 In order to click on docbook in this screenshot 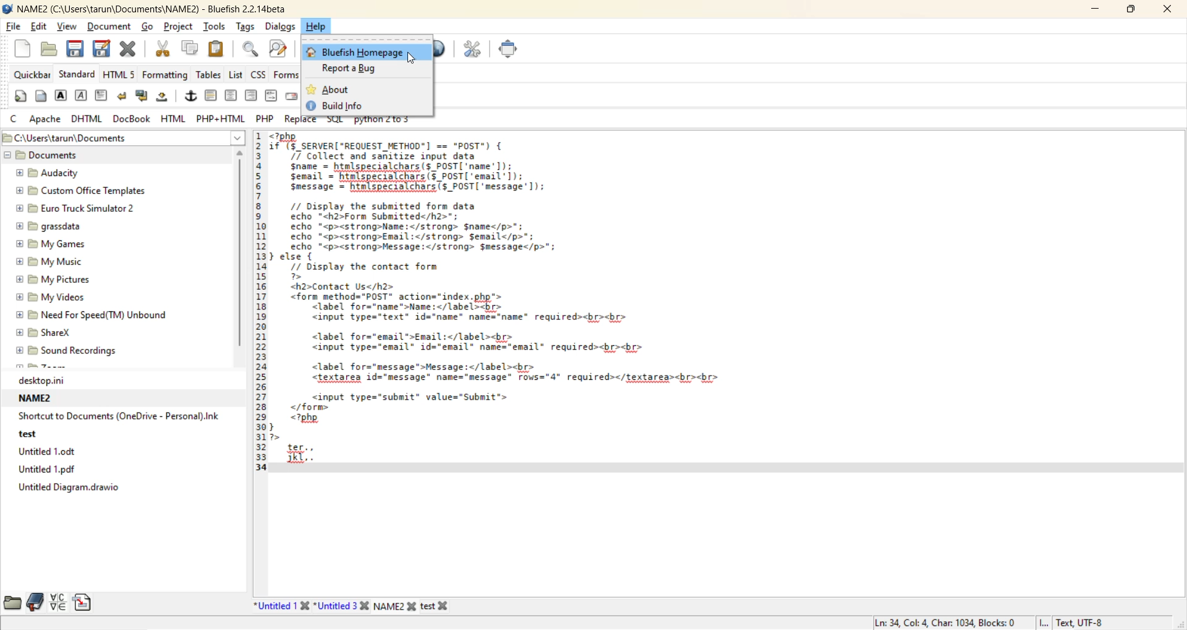, I will do `click(132, 117)`.